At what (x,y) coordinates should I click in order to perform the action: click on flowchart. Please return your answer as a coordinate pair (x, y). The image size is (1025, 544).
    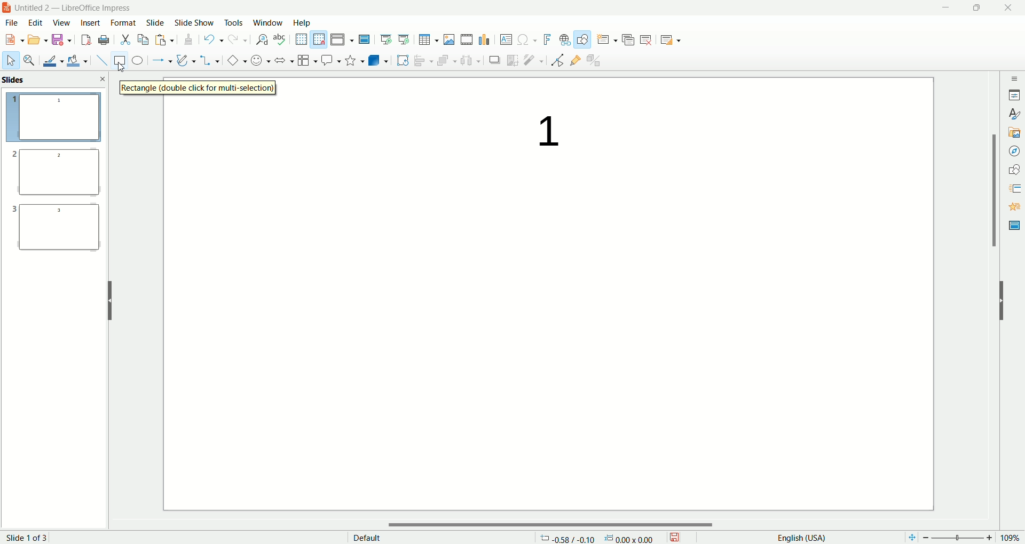
    Looking at the image, I should click on (305, 61).